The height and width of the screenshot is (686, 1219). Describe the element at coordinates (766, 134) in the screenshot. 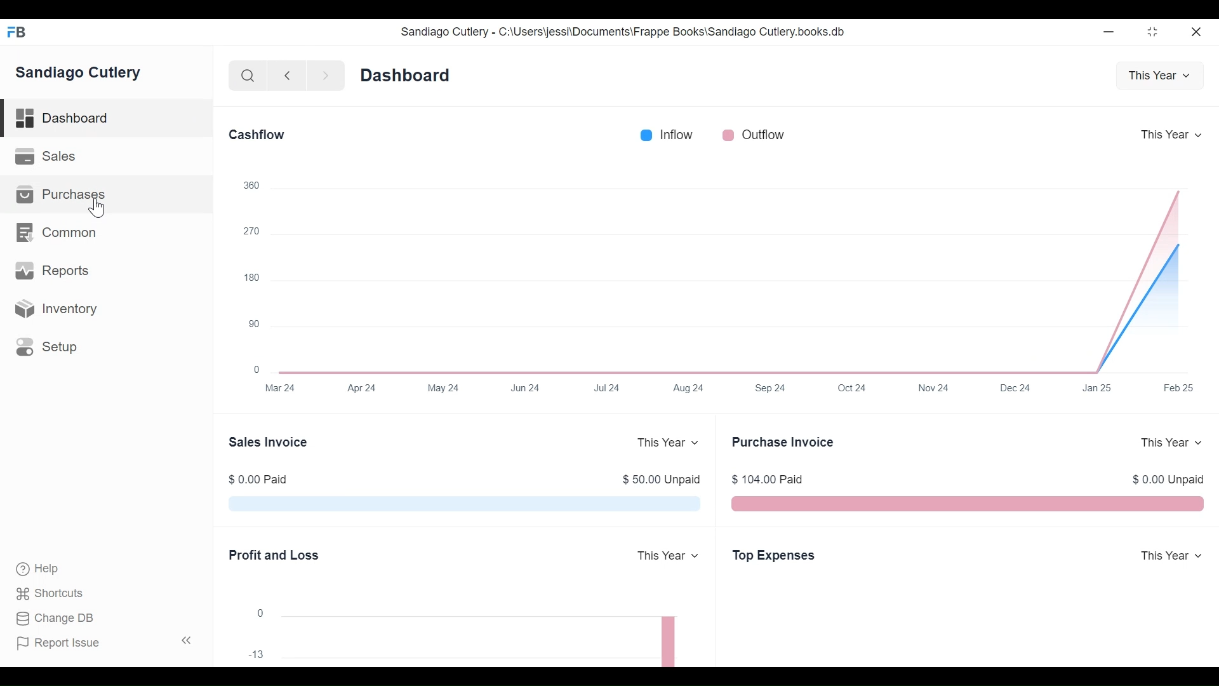

I see `Outflow` at that location.